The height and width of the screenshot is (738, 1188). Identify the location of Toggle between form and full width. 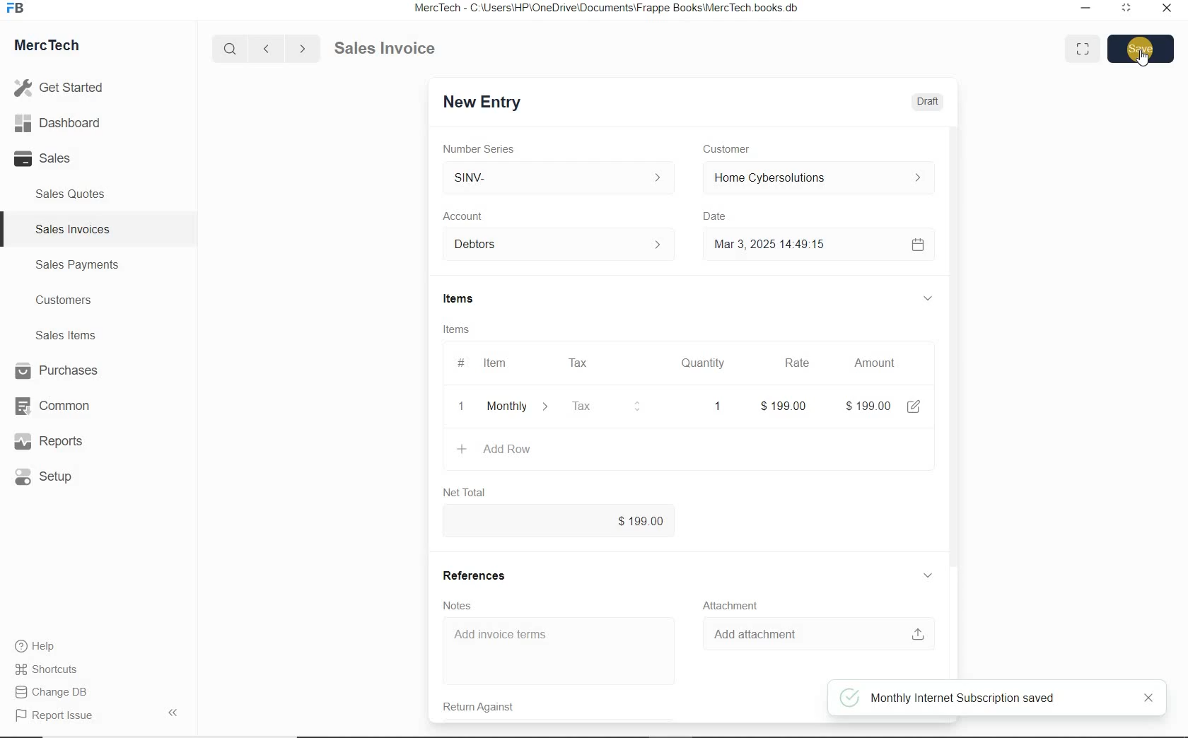
(1079, 47).